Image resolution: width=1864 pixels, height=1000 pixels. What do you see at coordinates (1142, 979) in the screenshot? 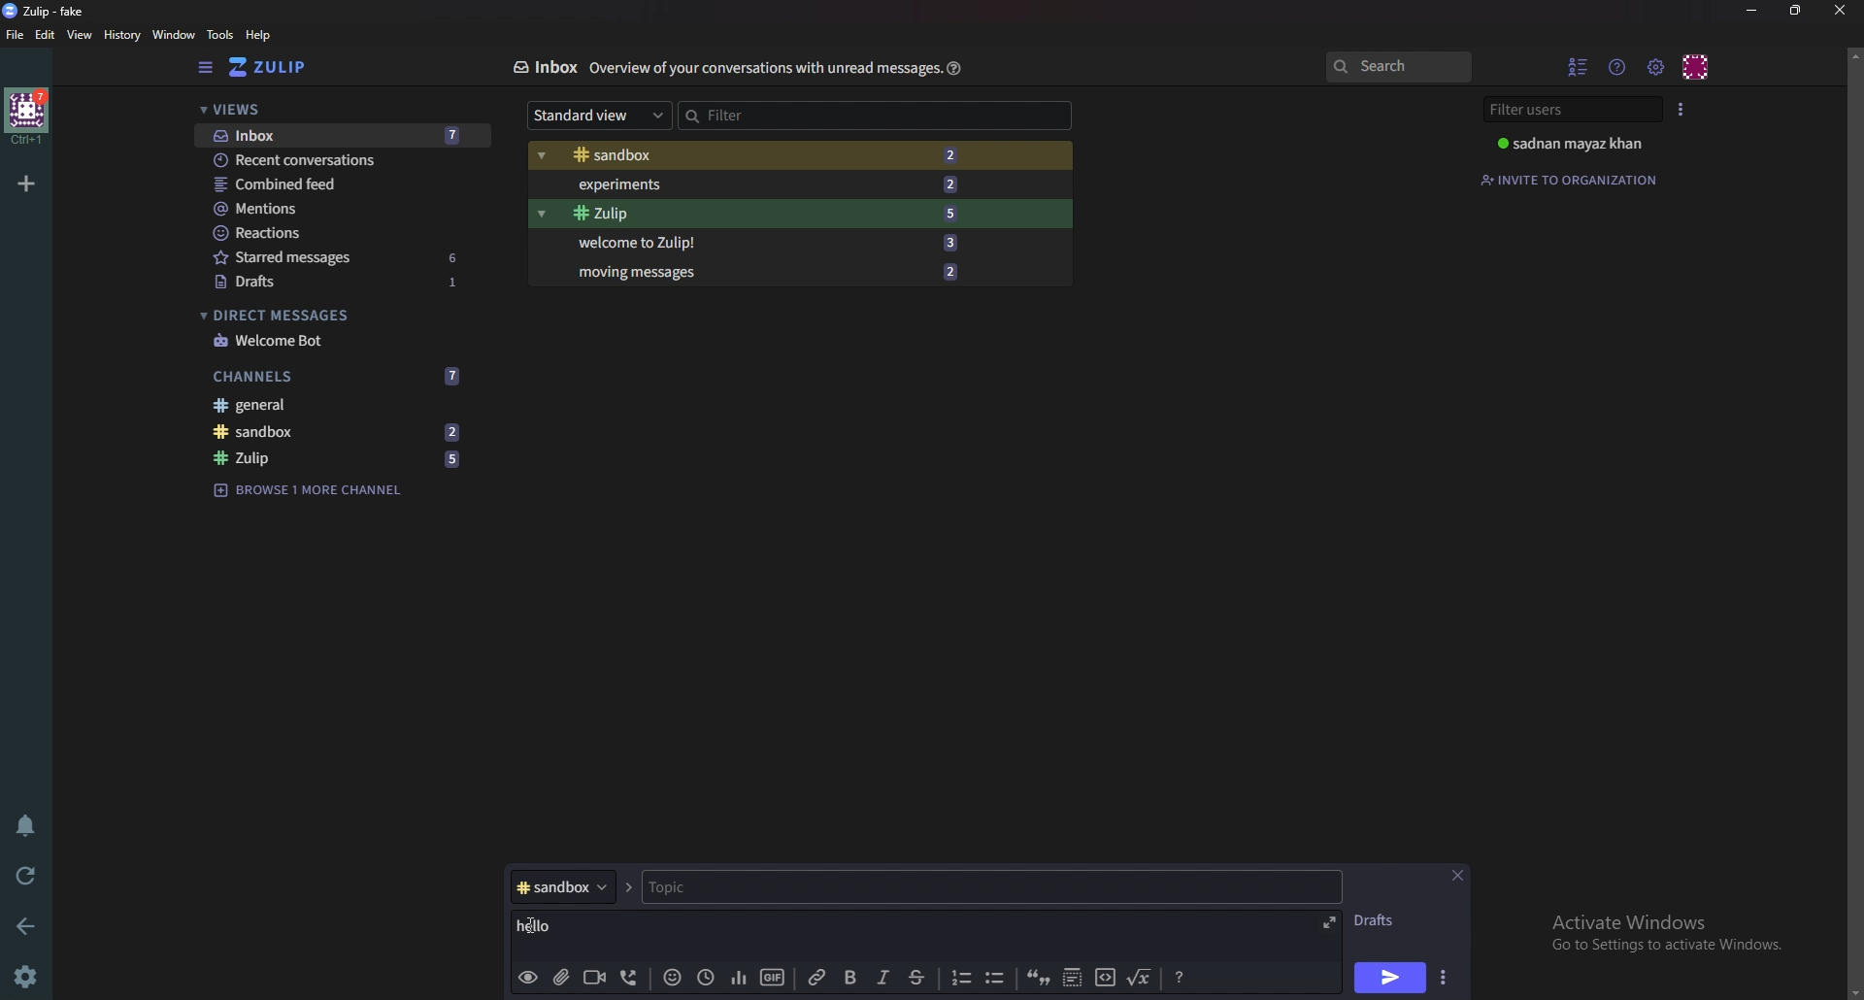
I see `Math` at bounding box center [1142, 979].